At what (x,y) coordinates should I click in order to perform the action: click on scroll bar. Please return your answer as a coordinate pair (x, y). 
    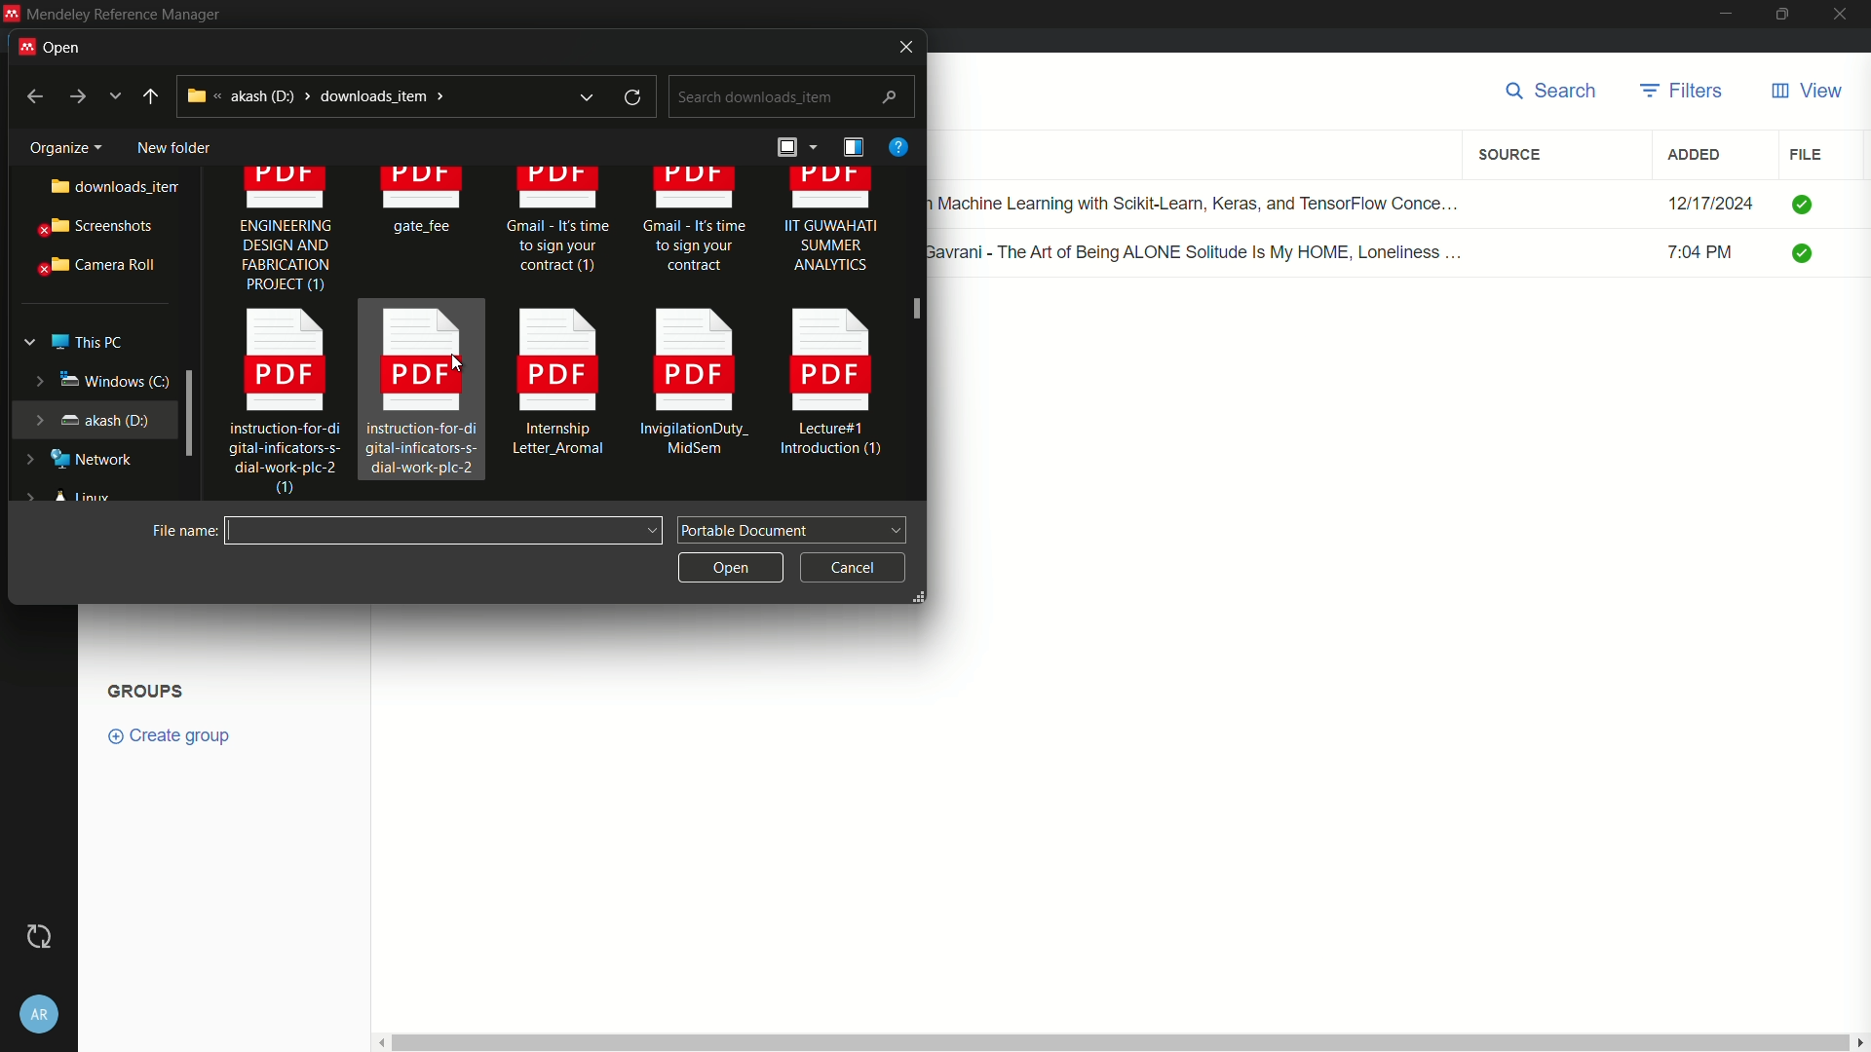
    Looking at the image, I should click on (916, 335).